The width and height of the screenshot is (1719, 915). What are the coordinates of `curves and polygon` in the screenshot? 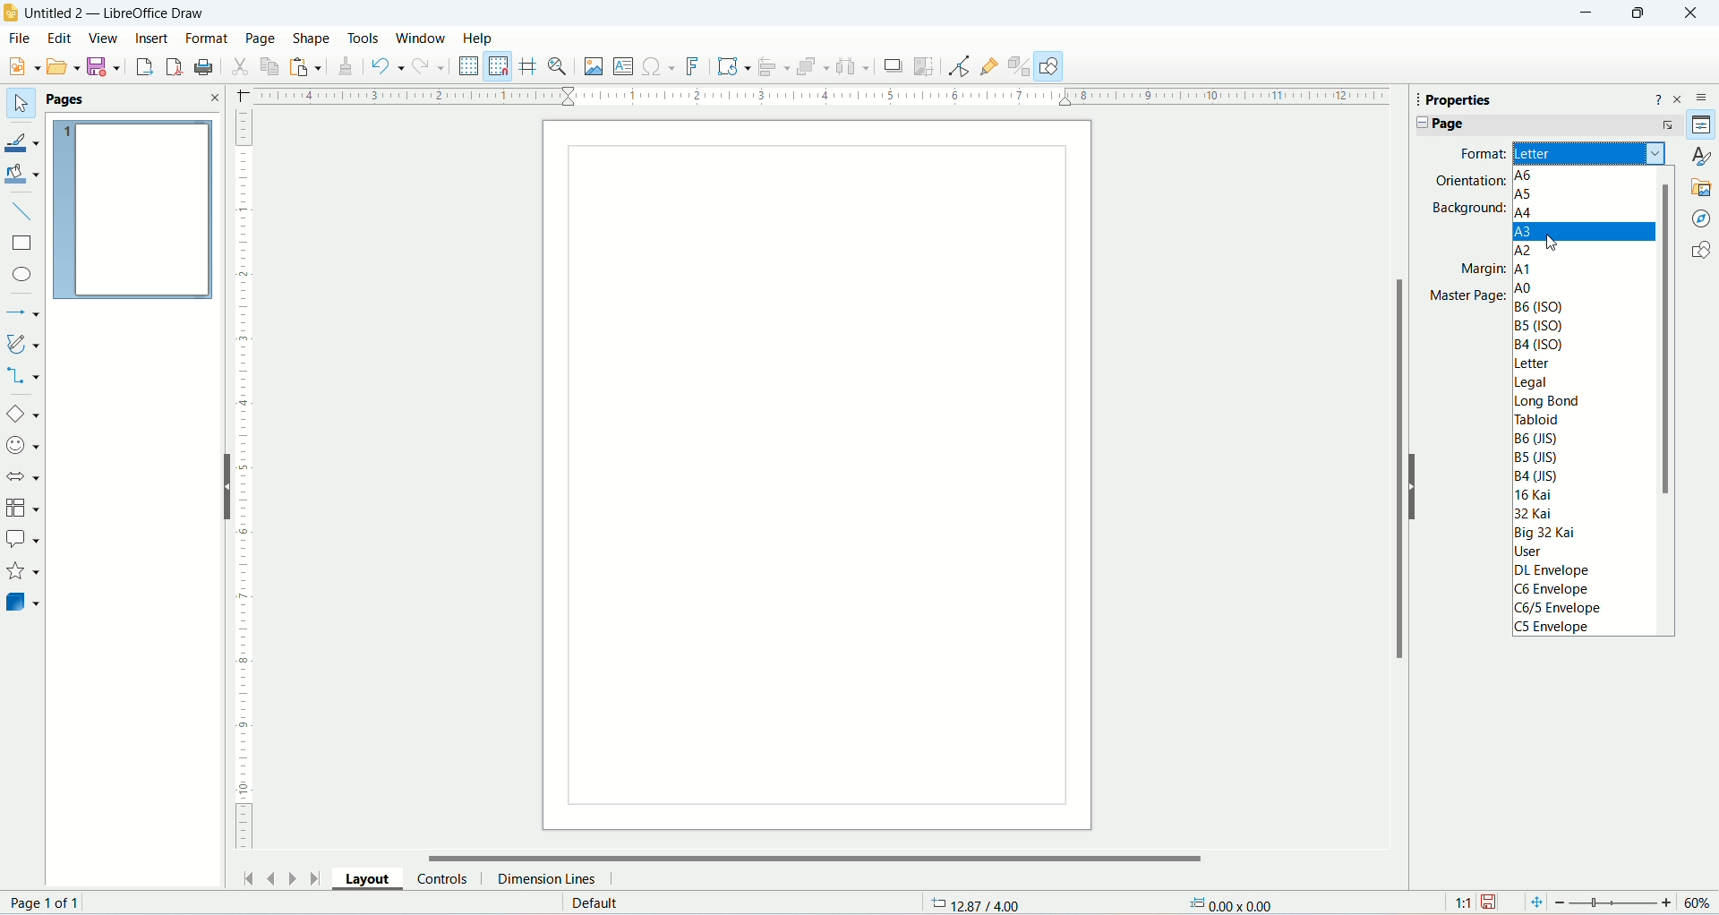 It's located at (23, 343).